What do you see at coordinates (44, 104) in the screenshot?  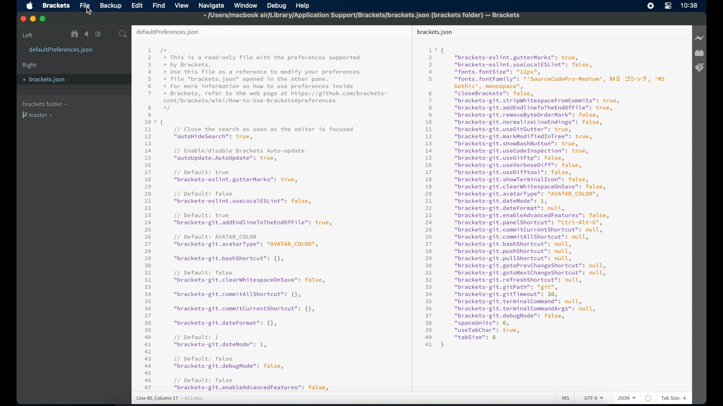 I see `brackets folder` at bounding box center [44, 104].